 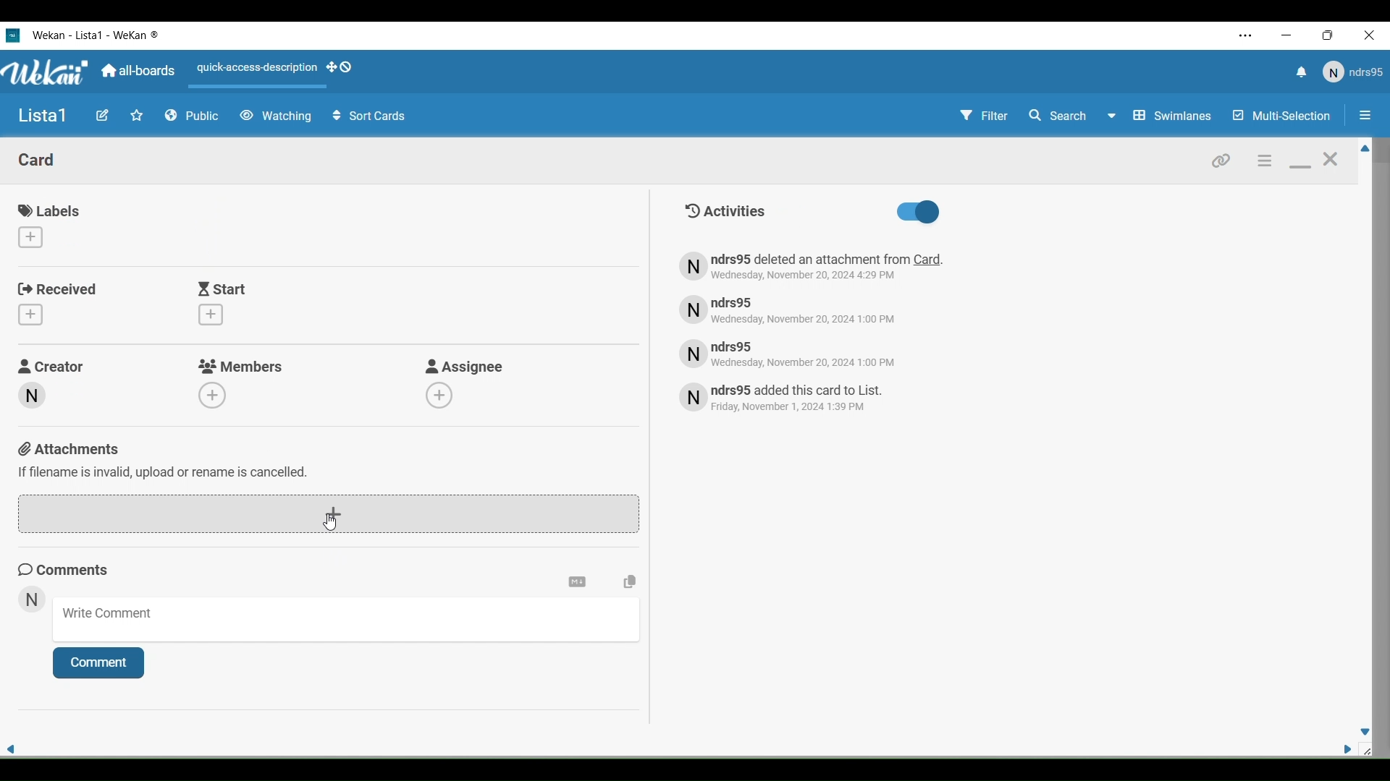 What do you see at coordinates (1332, 36) in the screenshot?
I see `Maximize` at bounding box center [1332, 36].